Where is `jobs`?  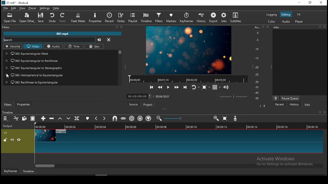 jobs is located at coordinates (306, 104).